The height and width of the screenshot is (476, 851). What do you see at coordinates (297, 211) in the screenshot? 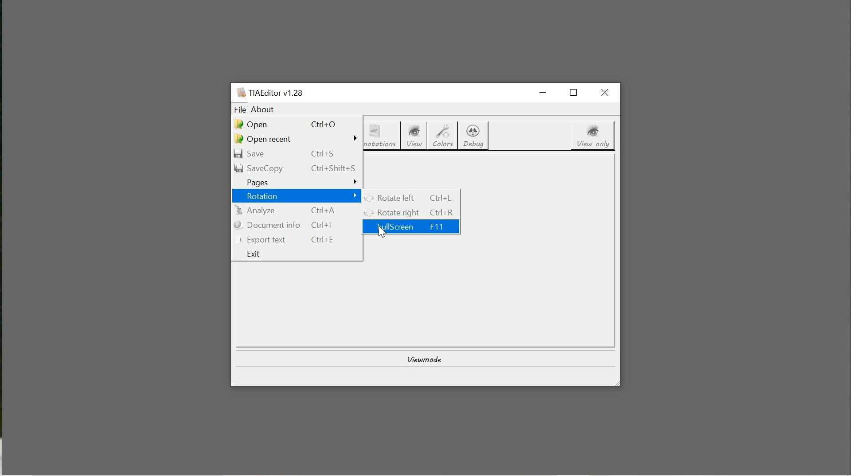
I see `analyze` at bounding box center [297, 211].